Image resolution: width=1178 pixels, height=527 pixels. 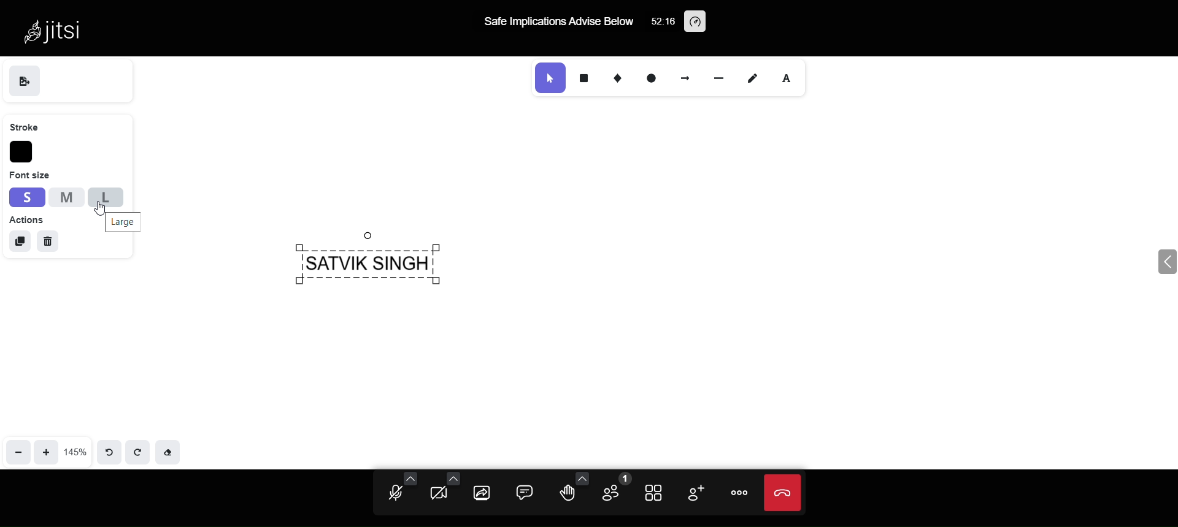 What do you see at coordinates (27, 219) in the screenshot?
I see `actions` at bounding box center [27, 219].